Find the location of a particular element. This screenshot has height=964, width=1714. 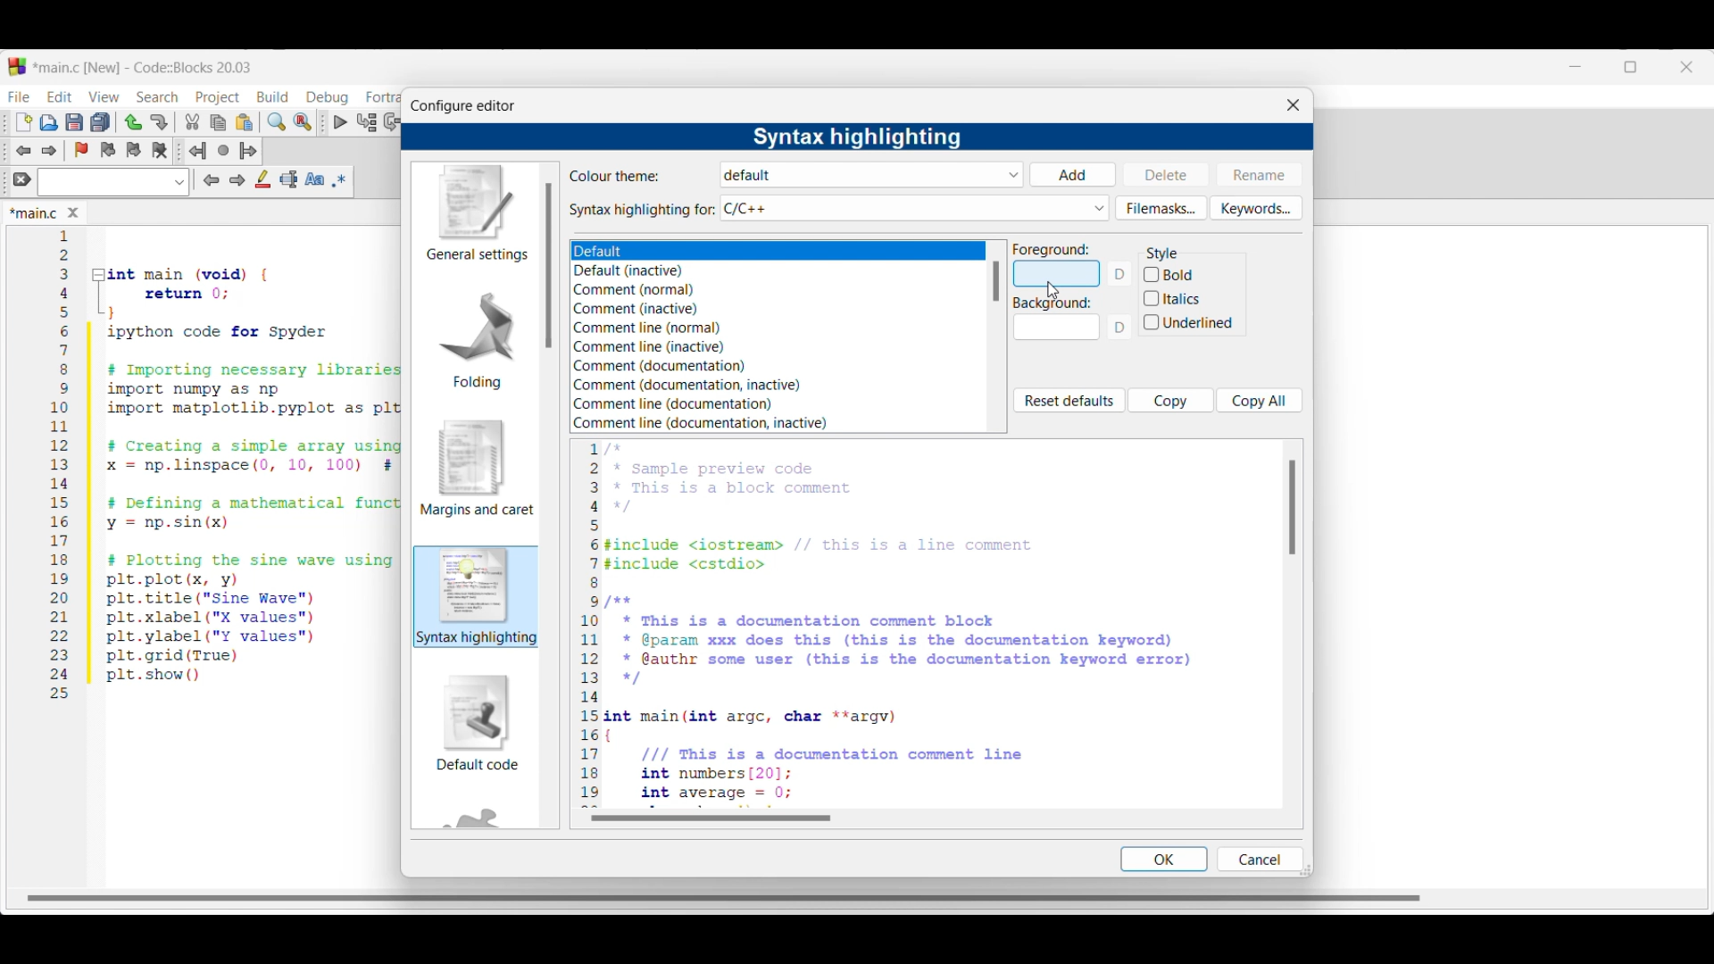

Redo is located at coordinates (159, 122).